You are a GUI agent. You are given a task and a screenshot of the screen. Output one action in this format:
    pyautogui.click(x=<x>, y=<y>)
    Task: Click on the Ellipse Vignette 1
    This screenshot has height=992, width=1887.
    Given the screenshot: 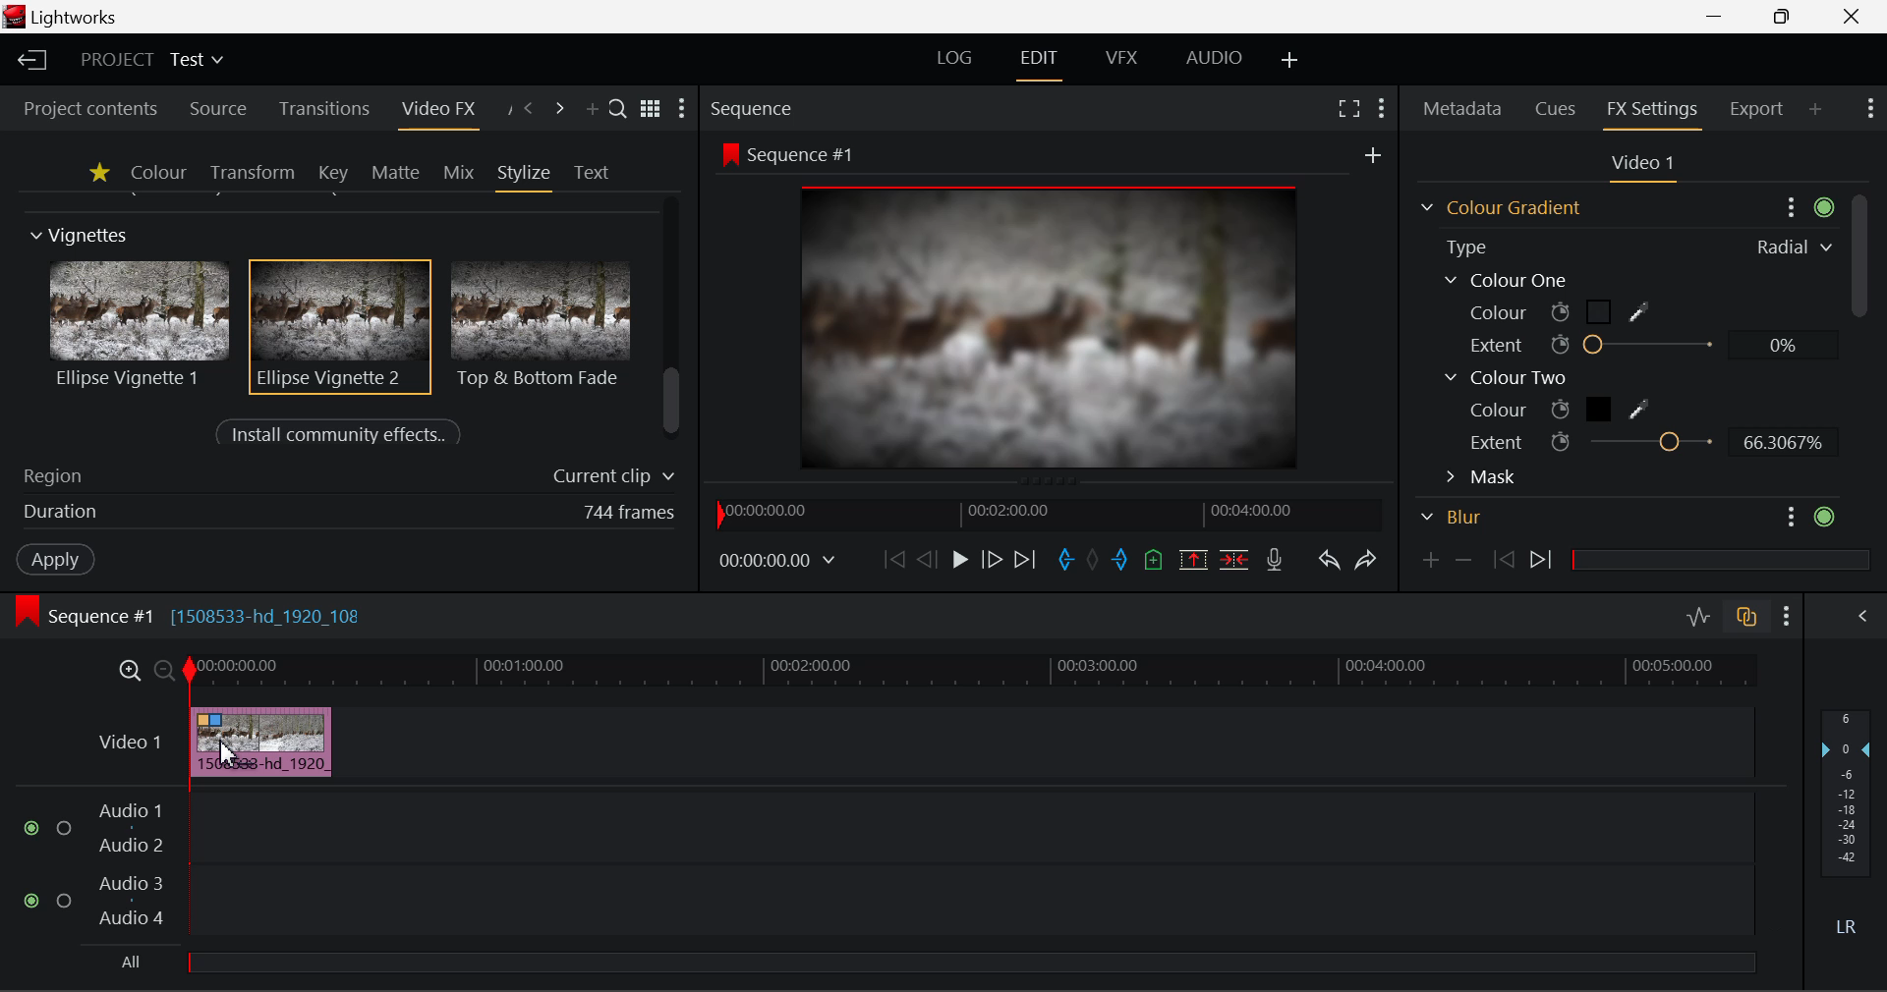 What is the action you would take?
    pyautogui.click(x=142, y=324)
    